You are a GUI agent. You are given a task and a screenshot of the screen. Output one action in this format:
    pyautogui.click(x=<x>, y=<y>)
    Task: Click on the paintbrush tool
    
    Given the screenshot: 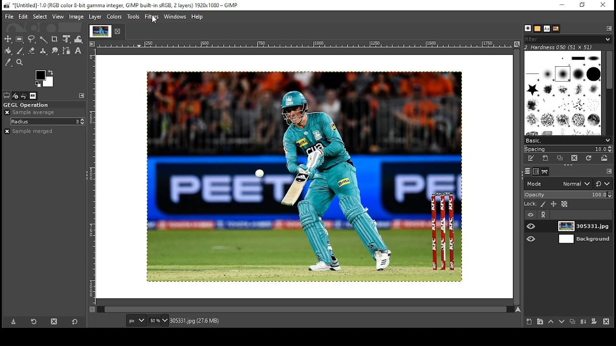 What is the action you would take?
    pyautogui.click(x=20, y=51)
    